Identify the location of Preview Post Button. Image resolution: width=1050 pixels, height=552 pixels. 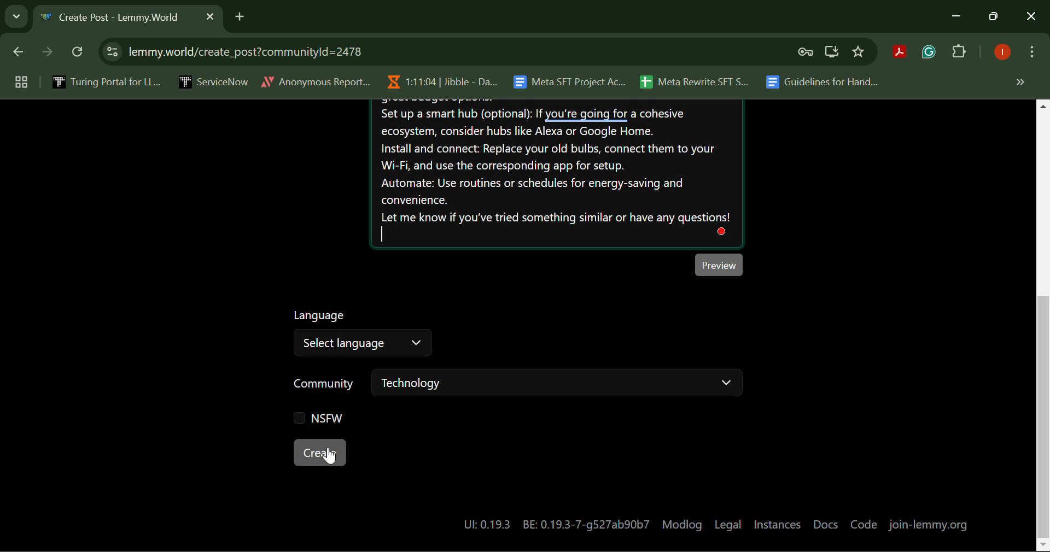
(719, 266).